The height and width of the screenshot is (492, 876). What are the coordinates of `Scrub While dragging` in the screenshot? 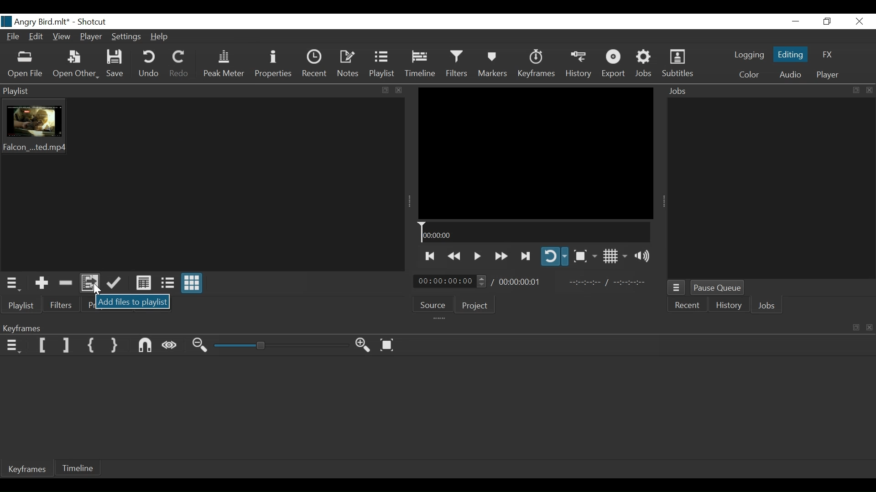 It's located at (171, 346).